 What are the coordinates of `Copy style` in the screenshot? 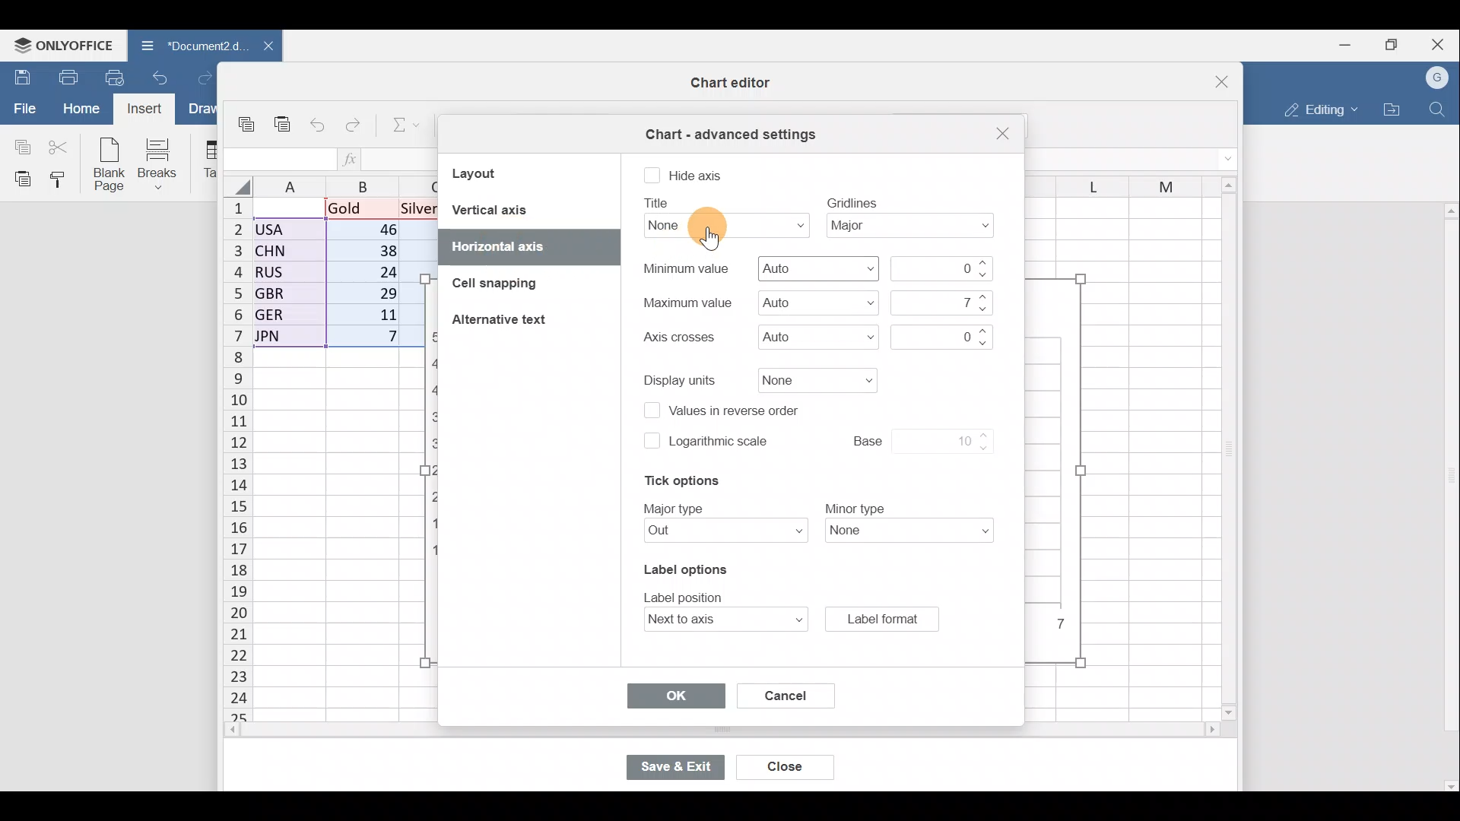 It's located at (62, 181).